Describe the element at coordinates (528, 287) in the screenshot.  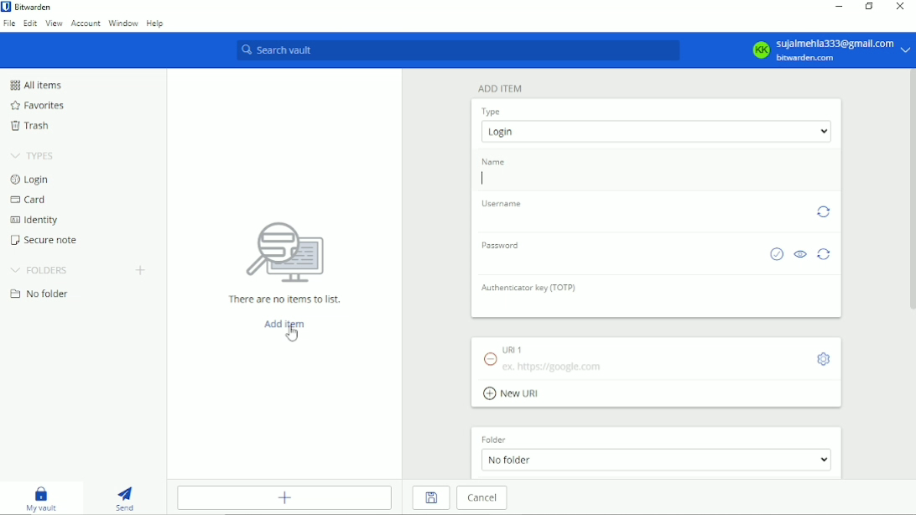
I see `Authenticator key (TOTP)` at that location.